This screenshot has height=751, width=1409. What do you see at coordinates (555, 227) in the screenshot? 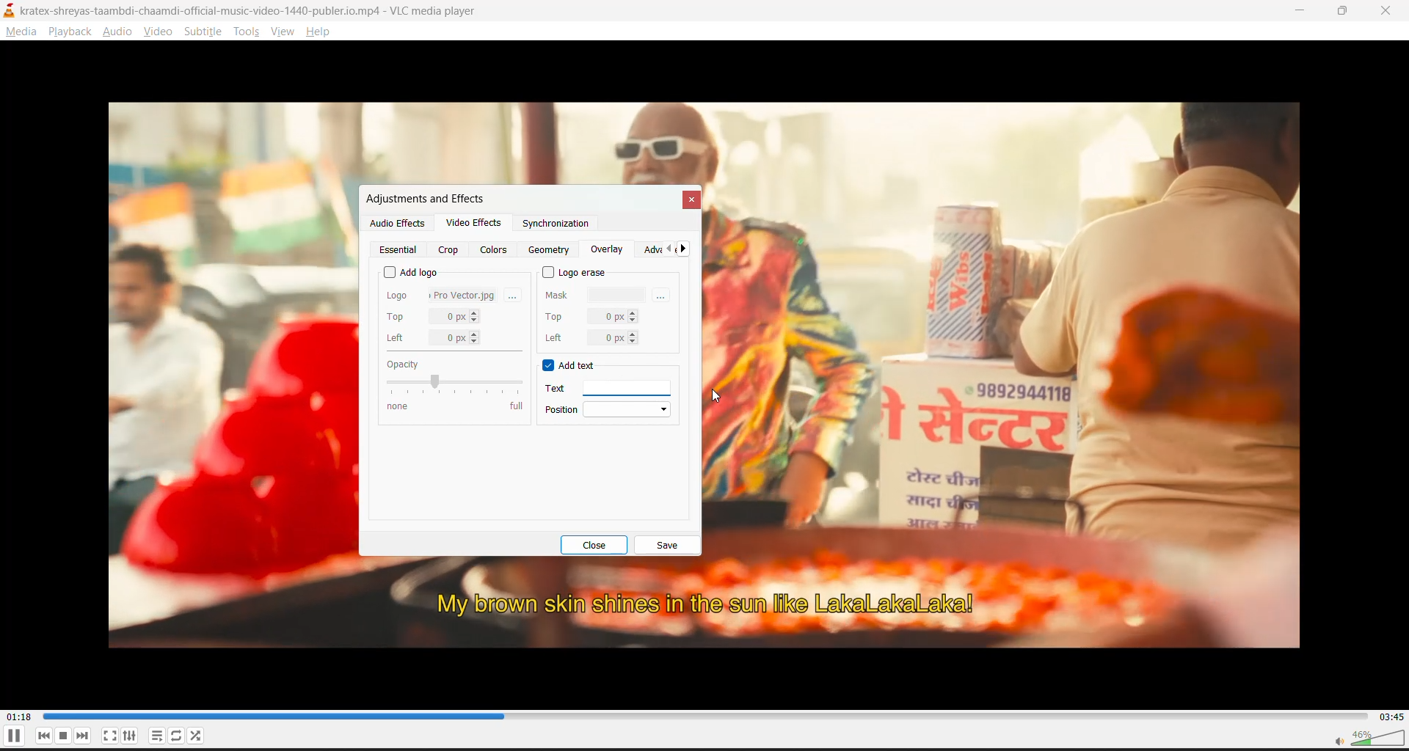
I see `synchronization` at bounding box center [555, 227].